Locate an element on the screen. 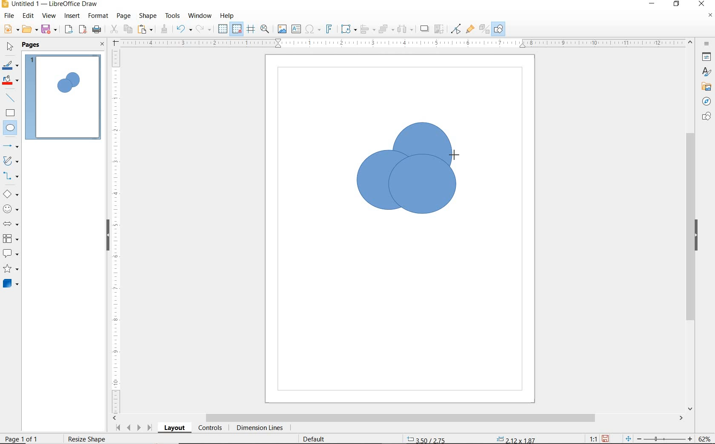 This screenshot has width=715, height=444. SAVE is located at coordinates (606, 438).